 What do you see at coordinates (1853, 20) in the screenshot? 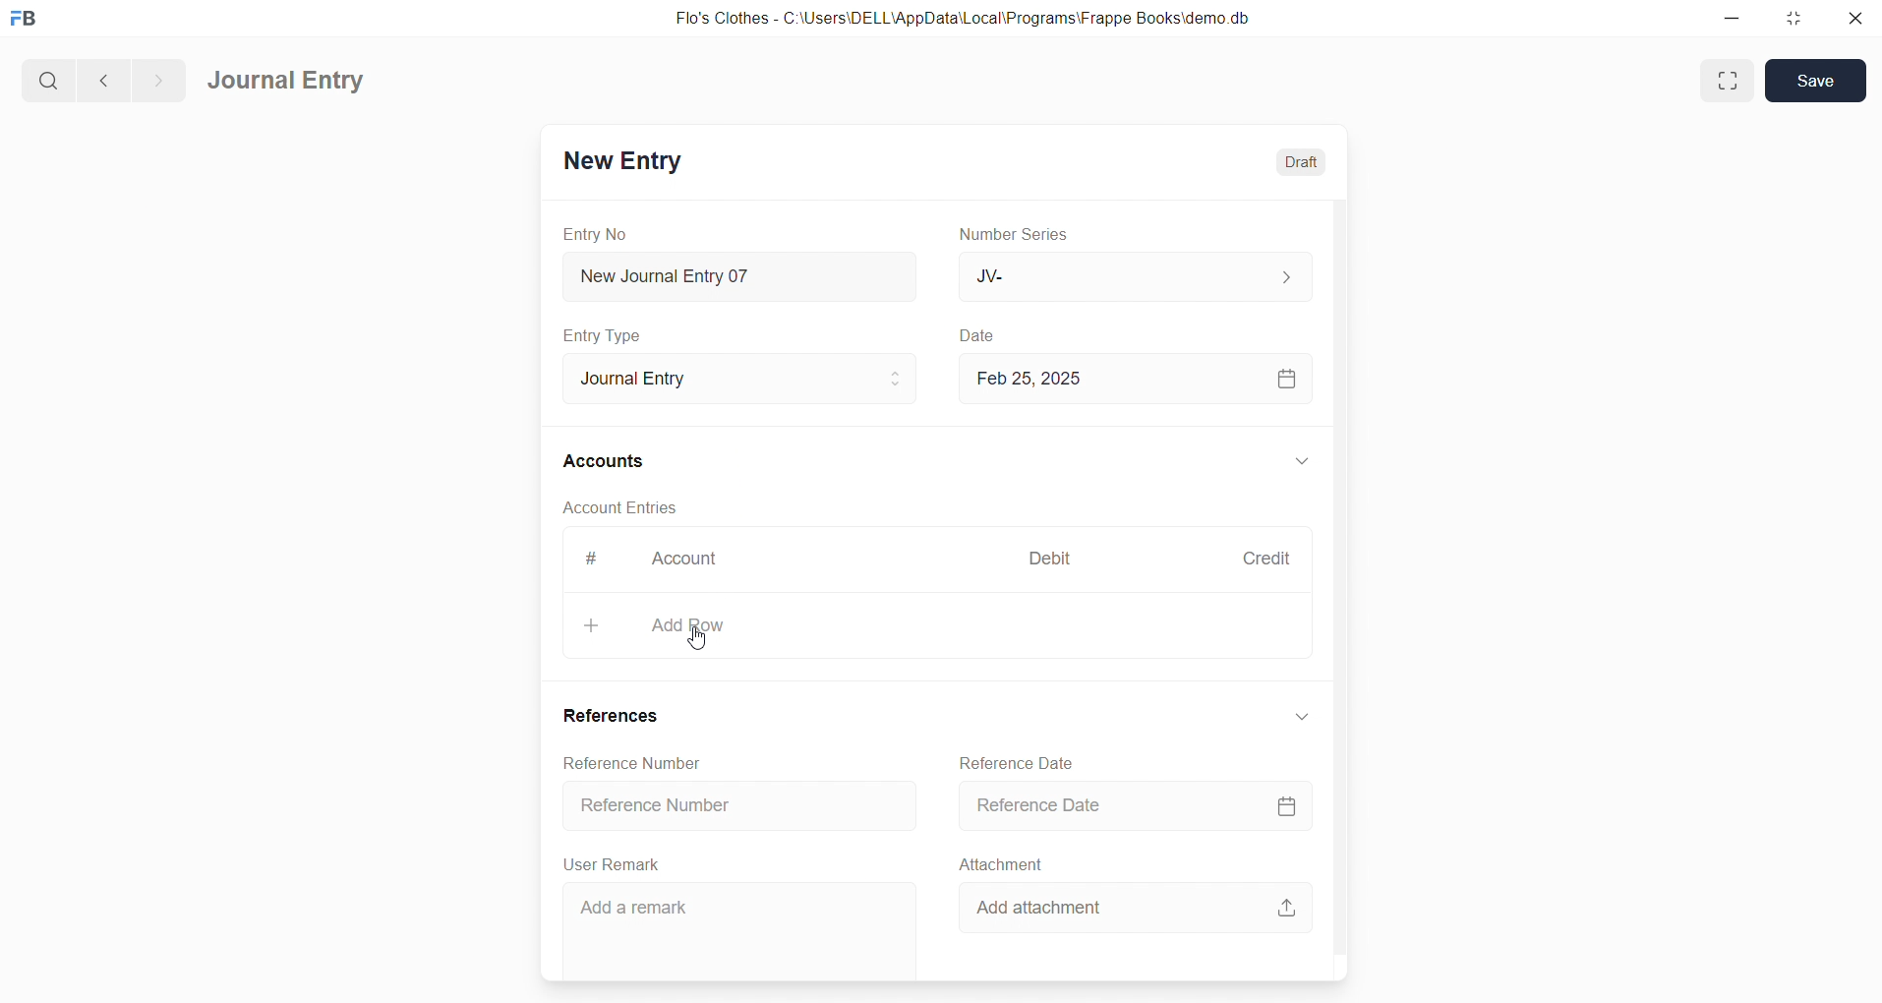
I see `close` at bounding box center [1853, 20].